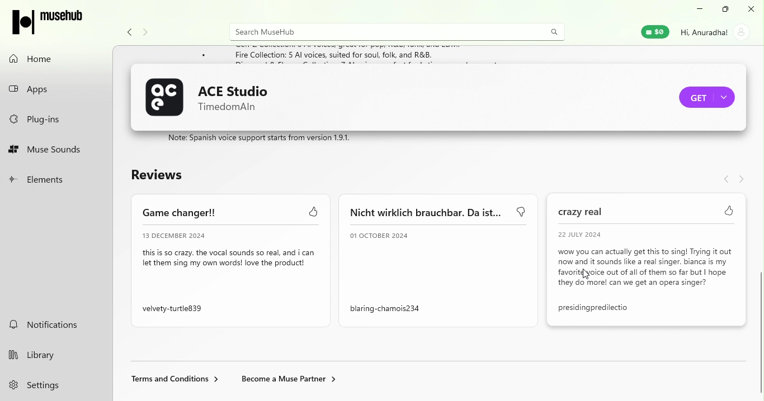  What do you see at coordinates (163, 56) in the screenshot?
I see `Description` at bounding box center [163, 56].